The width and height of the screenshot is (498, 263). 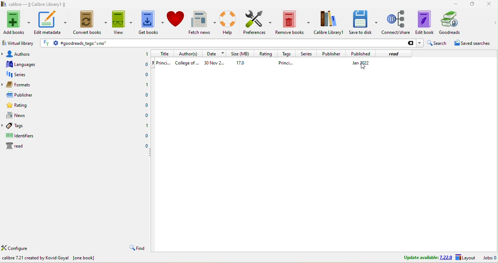 I want to click on college of, so click(x=187, y=63).